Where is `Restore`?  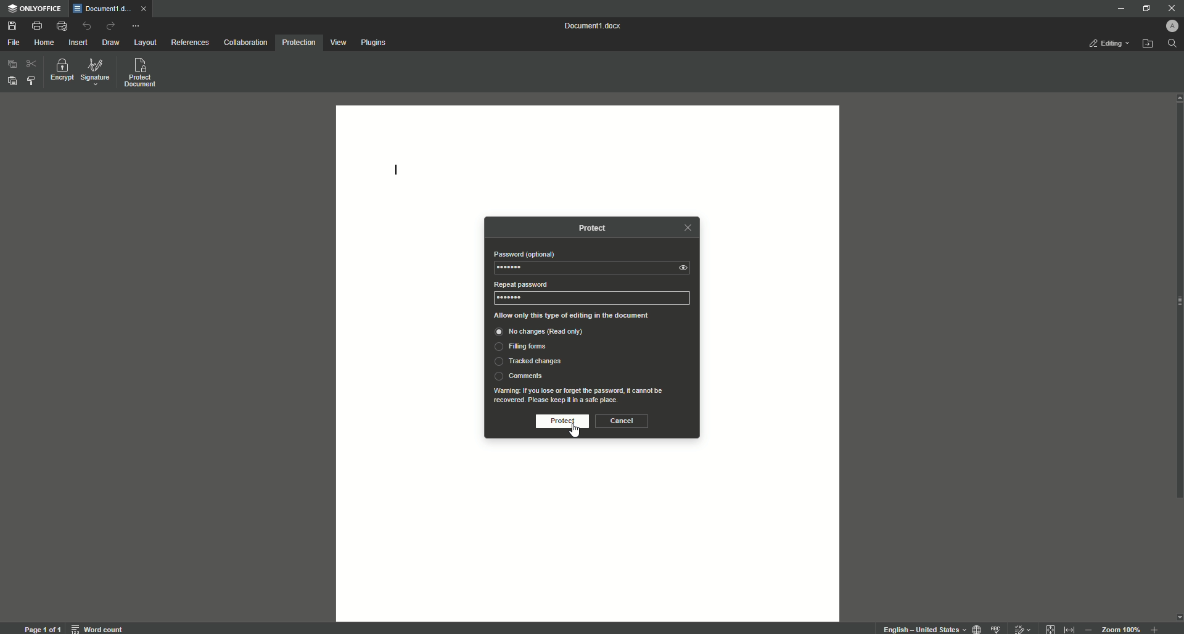 Restore is located at coordinates (1144, 8).